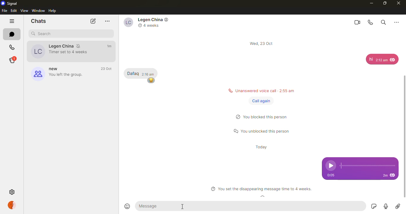 The image size is (406, 214). What do you see at coordinates (381, 61) in the screenshot?
I see `2:12 am` at bounding box center [381, 61].